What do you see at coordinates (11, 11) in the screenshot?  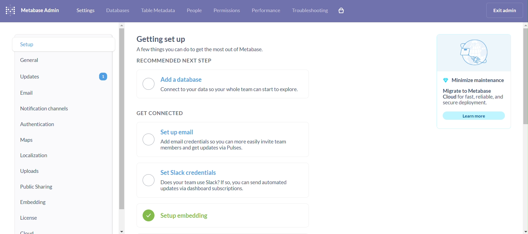 I see `logo` at bounding box center [11, 11].